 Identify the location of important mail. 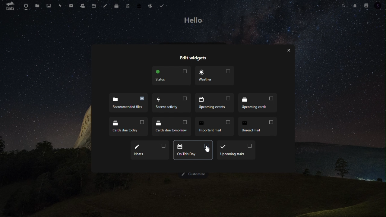
(171, 128).